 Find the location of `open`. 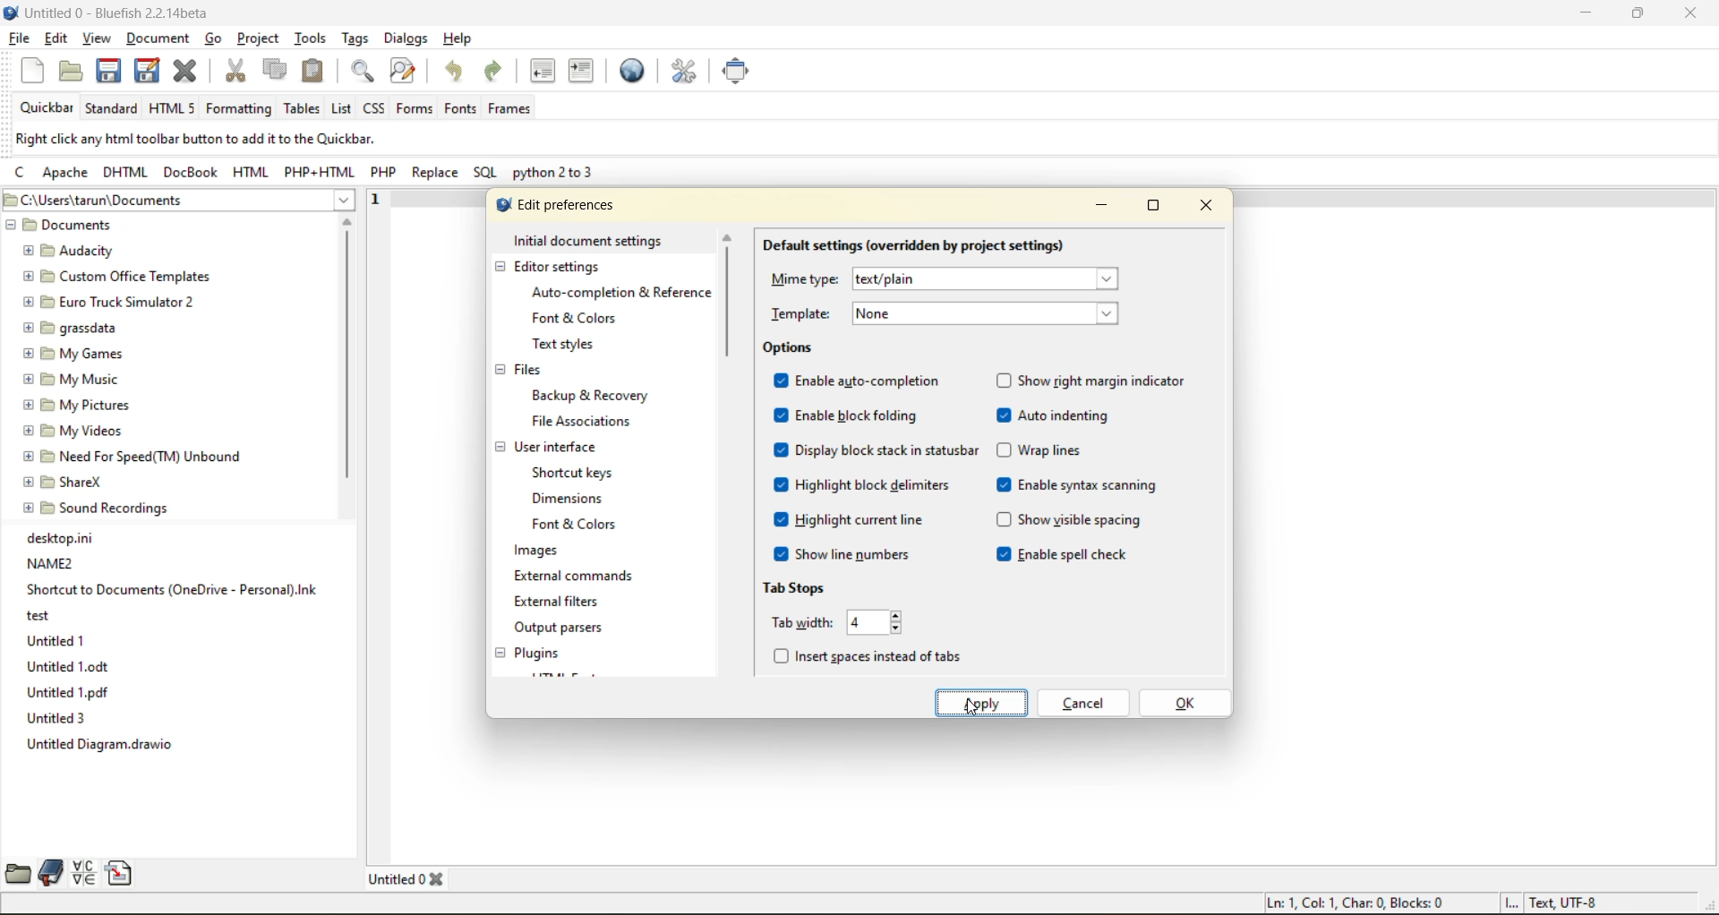

open is located at coordinates (69, 72).